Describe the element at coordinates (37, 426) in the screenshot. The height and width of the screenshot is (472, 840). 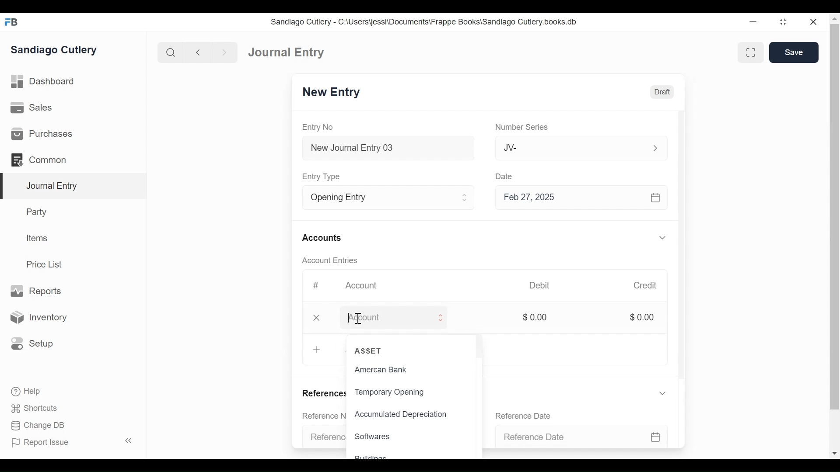
I see `Change DB` at that location.